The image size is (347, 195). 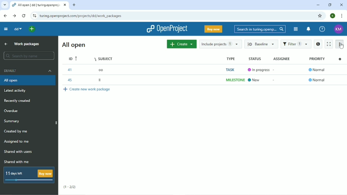 I want to click on Restore down, so click(x=330, y=5).